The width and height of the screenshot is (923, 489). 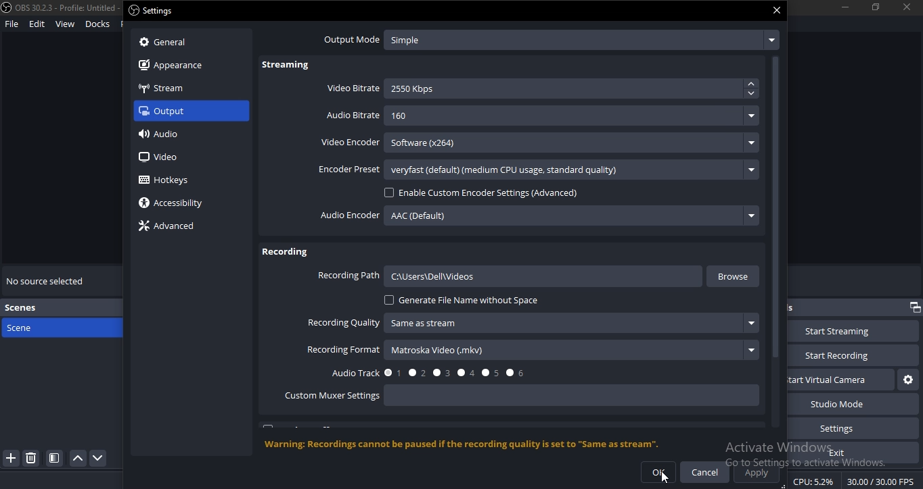 What do you see at coordinates (158, 156) in the screenshot?
I see `video` at bounding box center [158, 156].